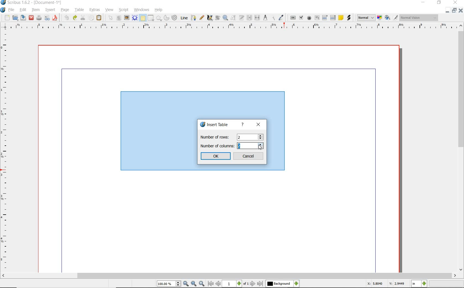  What do you see at coordinates (80, 10) in the screenshot?
I see `table` at bounding box center [80, 10].